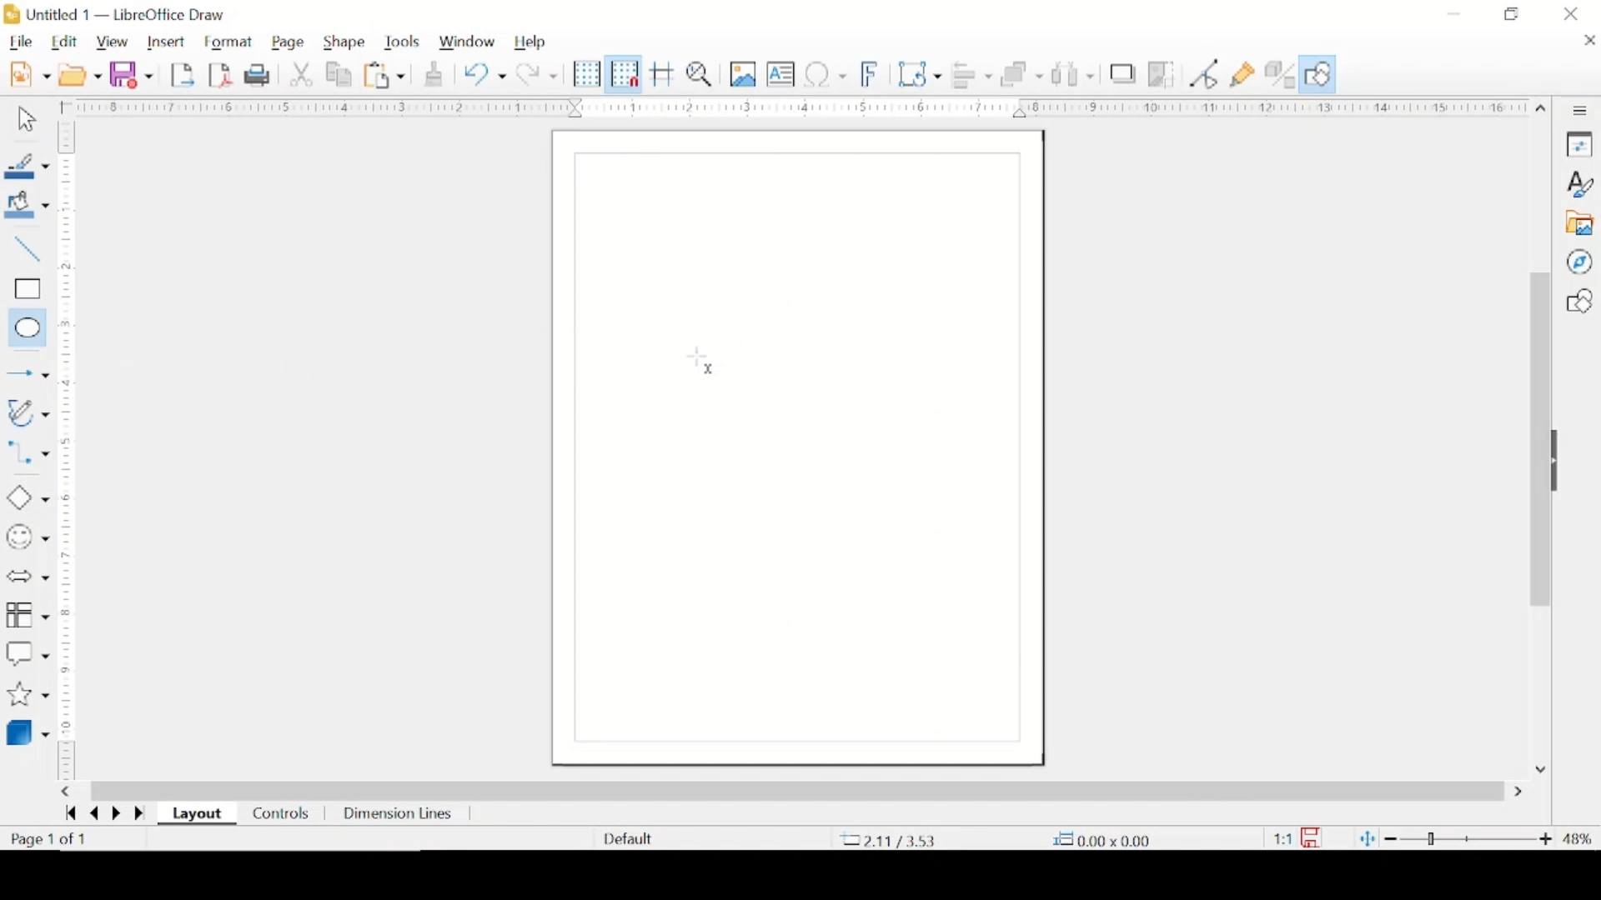 Image resolution: width=1601 pixels, height=900 pixels. I want to click on display grid, so click(586, 74).